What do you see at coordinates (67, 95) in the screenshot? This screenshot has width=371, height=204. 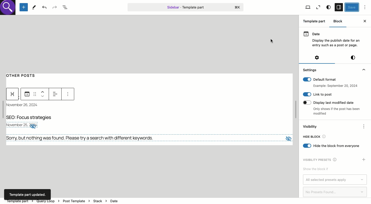 I see `more options` at bounding box center [67, 95].